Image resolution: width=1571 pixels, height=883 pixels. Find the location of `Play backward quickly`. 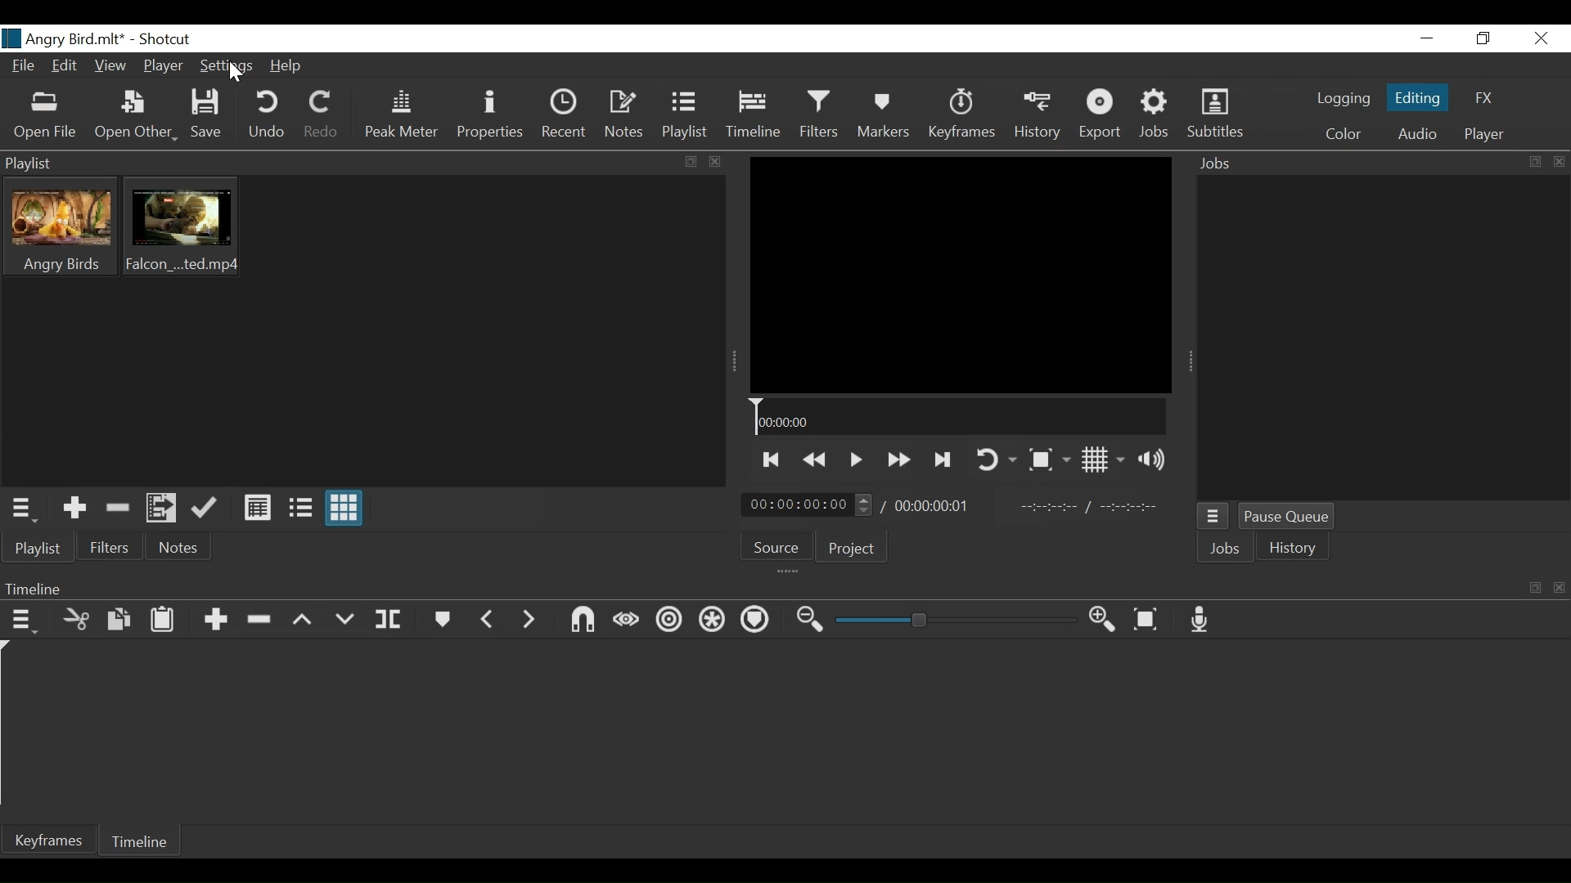

Play backward quickly is located at coordinates (816, 459).